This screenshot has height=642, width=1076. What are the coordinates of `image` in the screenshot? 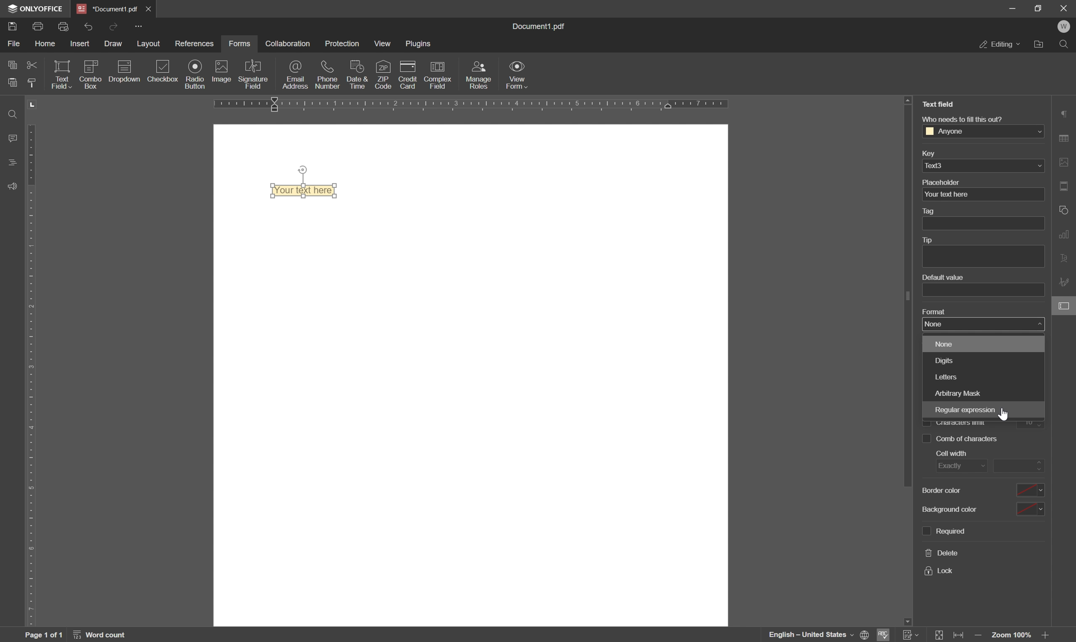 It's located at (221, 72).